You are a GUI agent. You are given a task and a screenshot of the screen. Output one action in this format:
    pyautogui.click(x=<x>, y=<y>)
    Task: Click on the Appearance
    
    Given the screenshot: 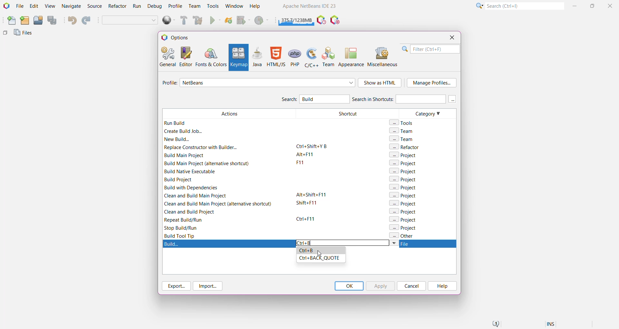 What is the action you would take?
    pyautogui.click(x=351, y=57)
    